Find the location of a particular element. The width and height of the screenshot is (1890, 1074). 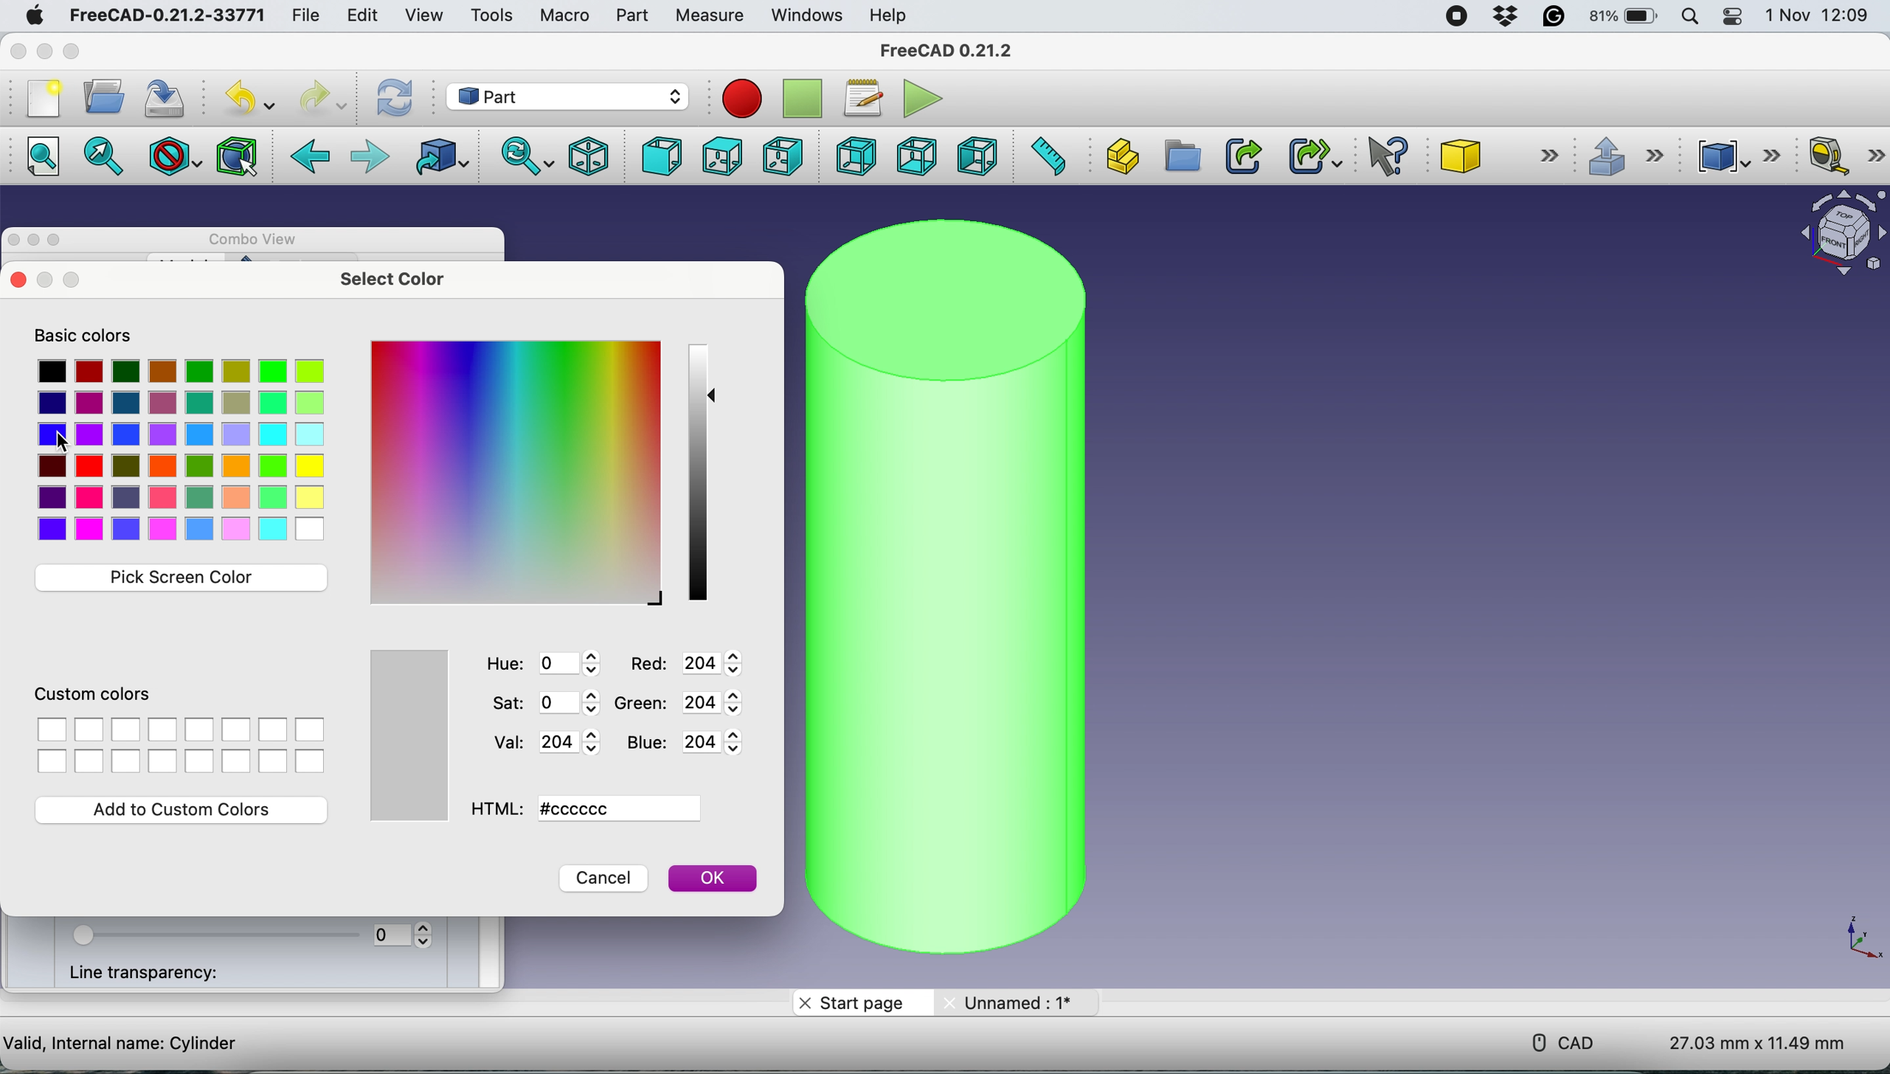

select color is located at coordinates (402, 280).